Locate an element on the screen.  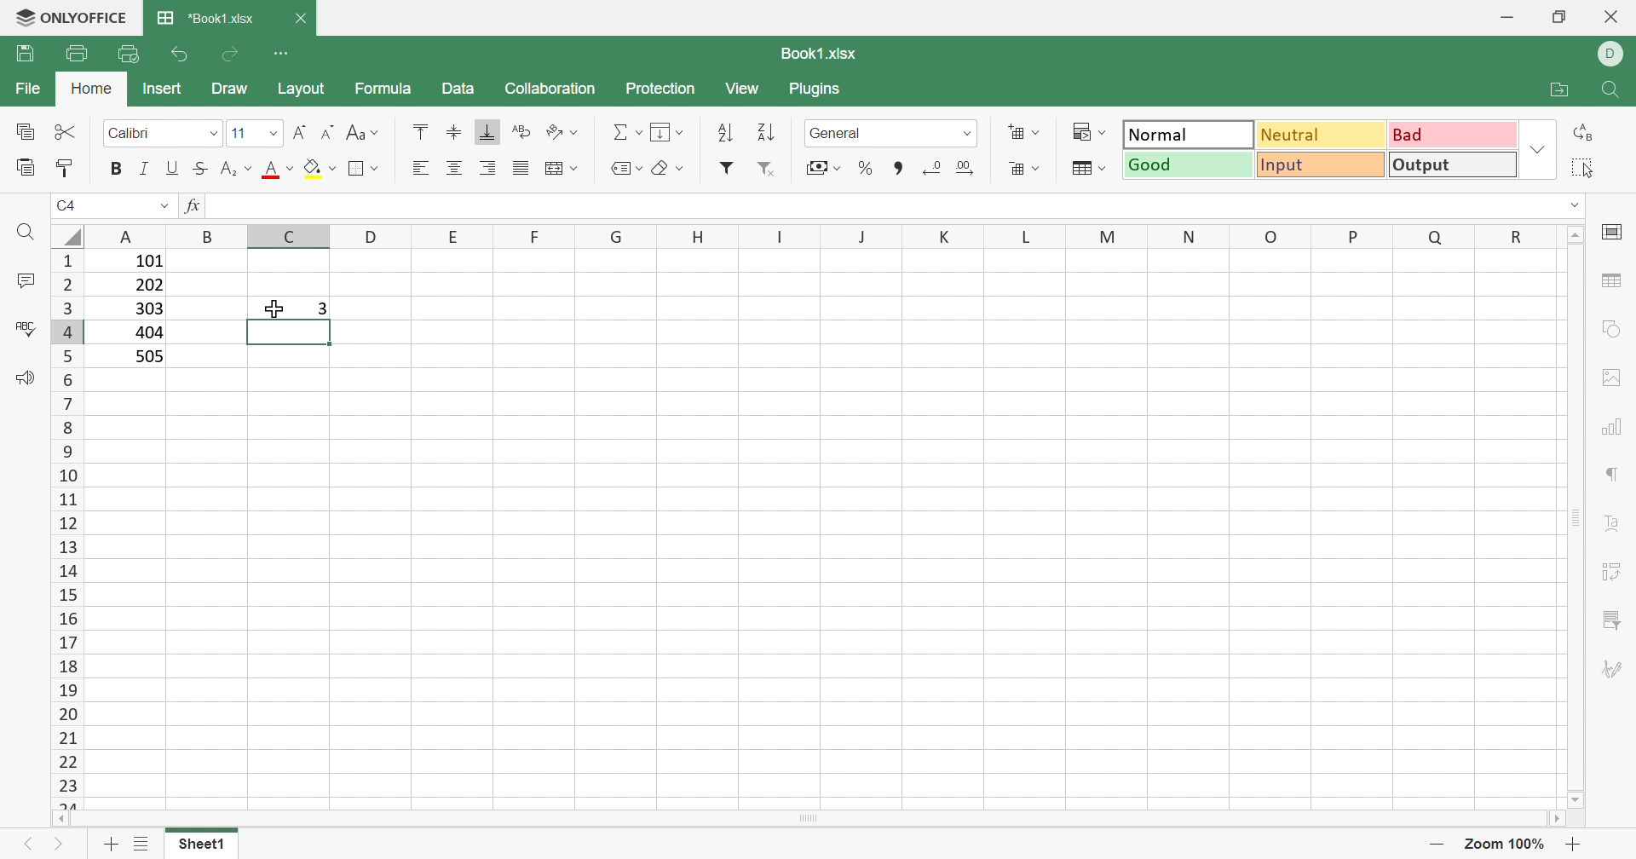
Draw is located at coordinates (232, 91).